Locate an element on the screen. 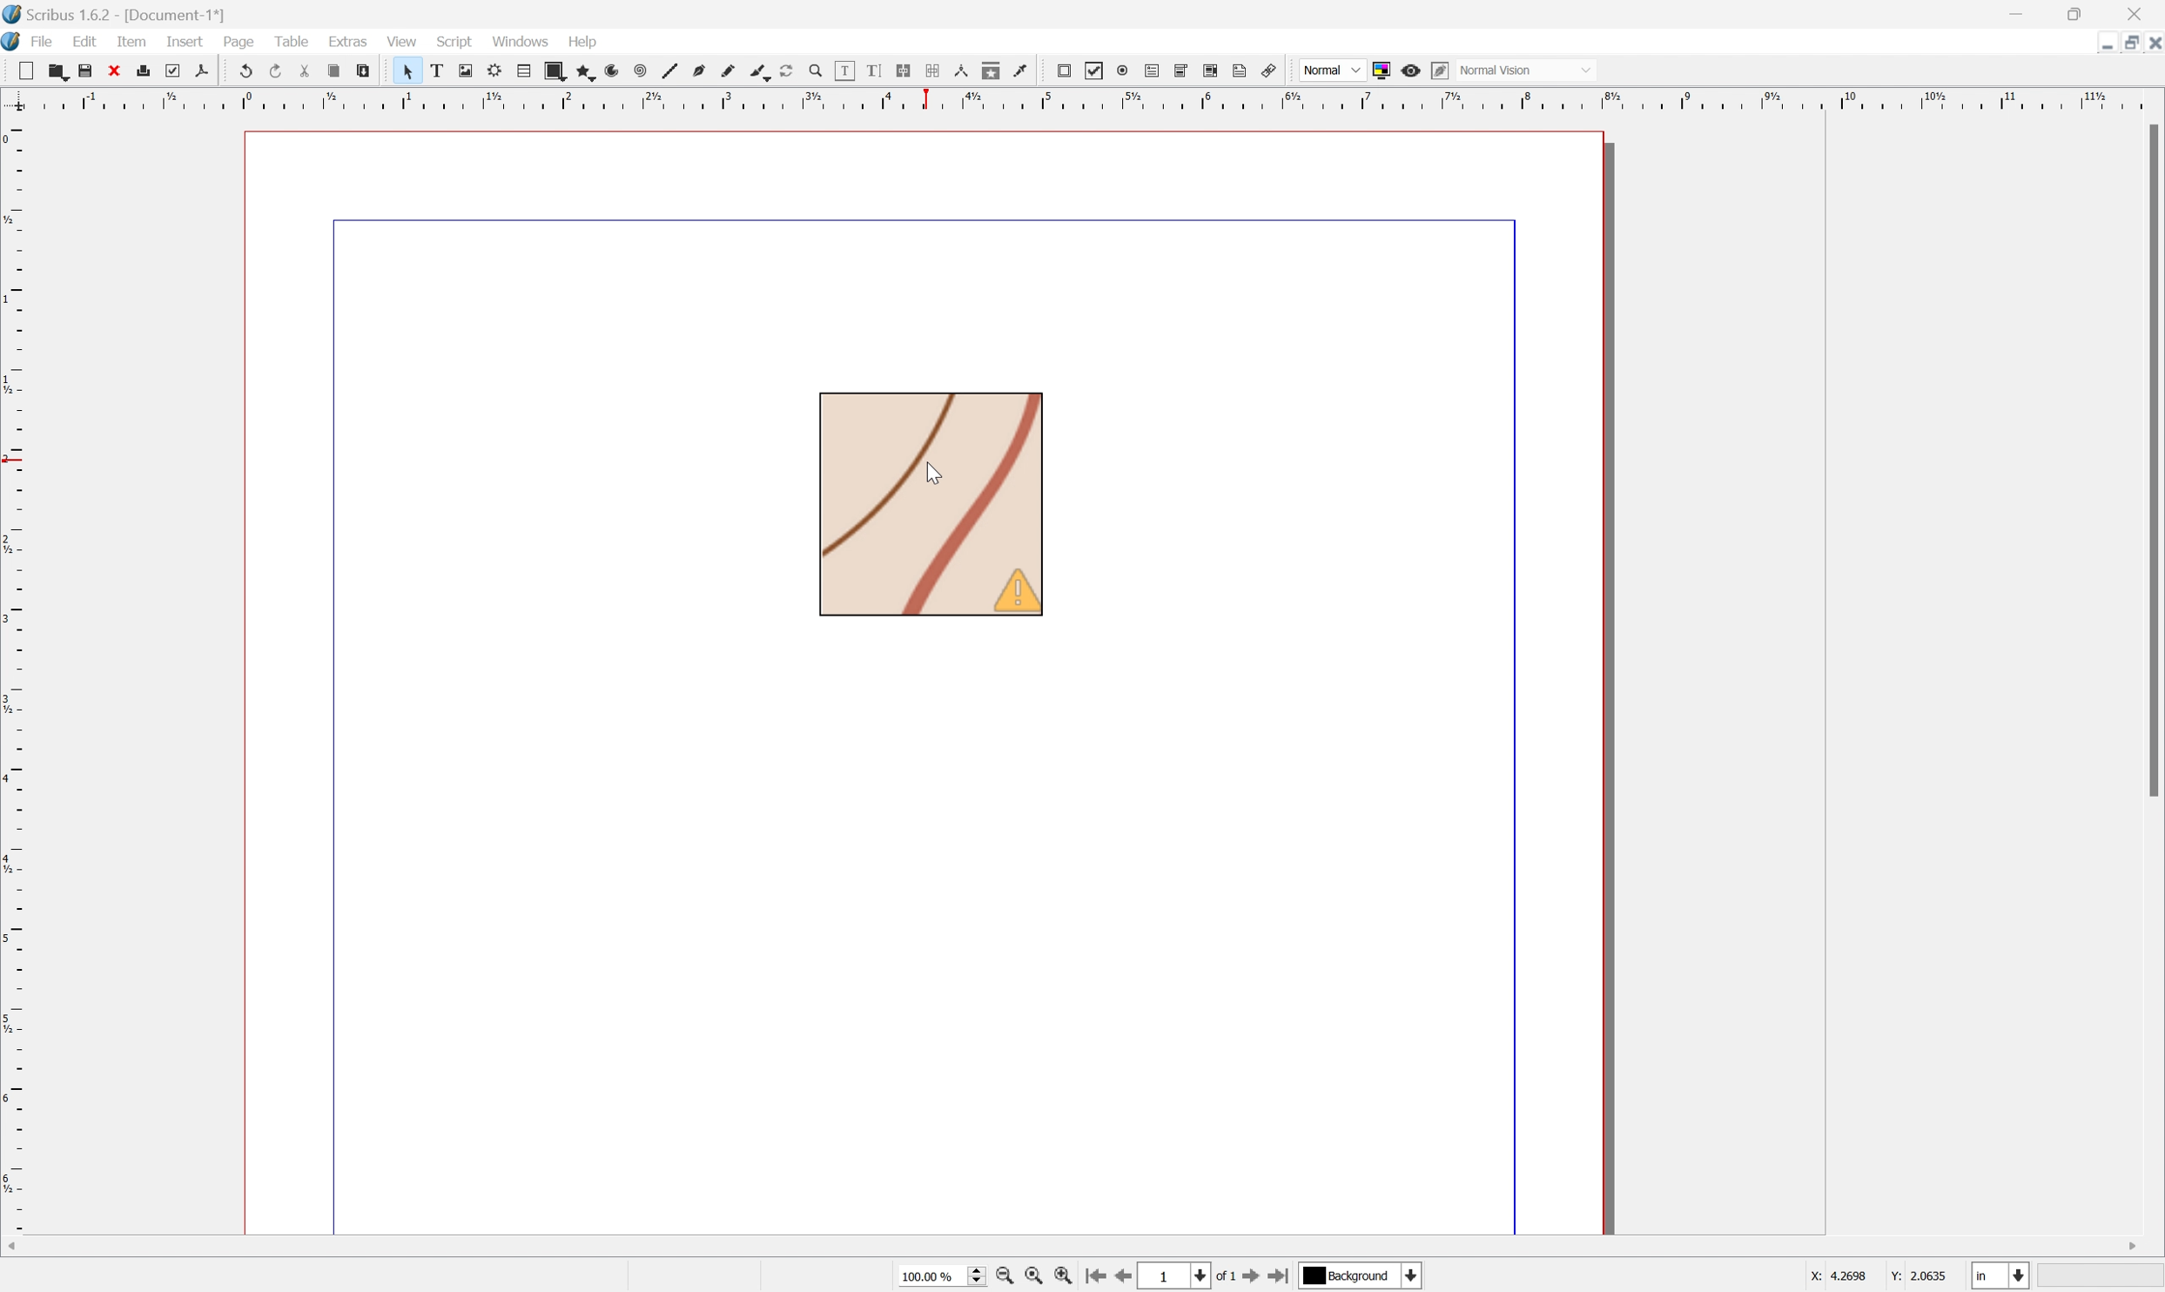 Image resolution: width=2165 pixels, height=1292 pixels. PDF push button is located at coordinates (1066, 71).